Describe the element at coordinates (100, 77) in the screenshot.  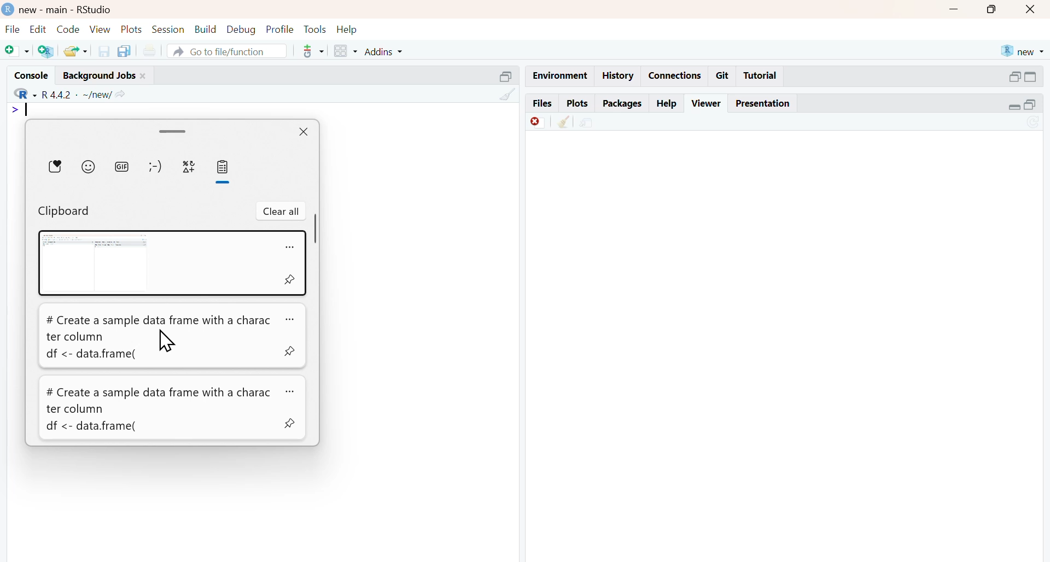
I see `background jobs` at that location.